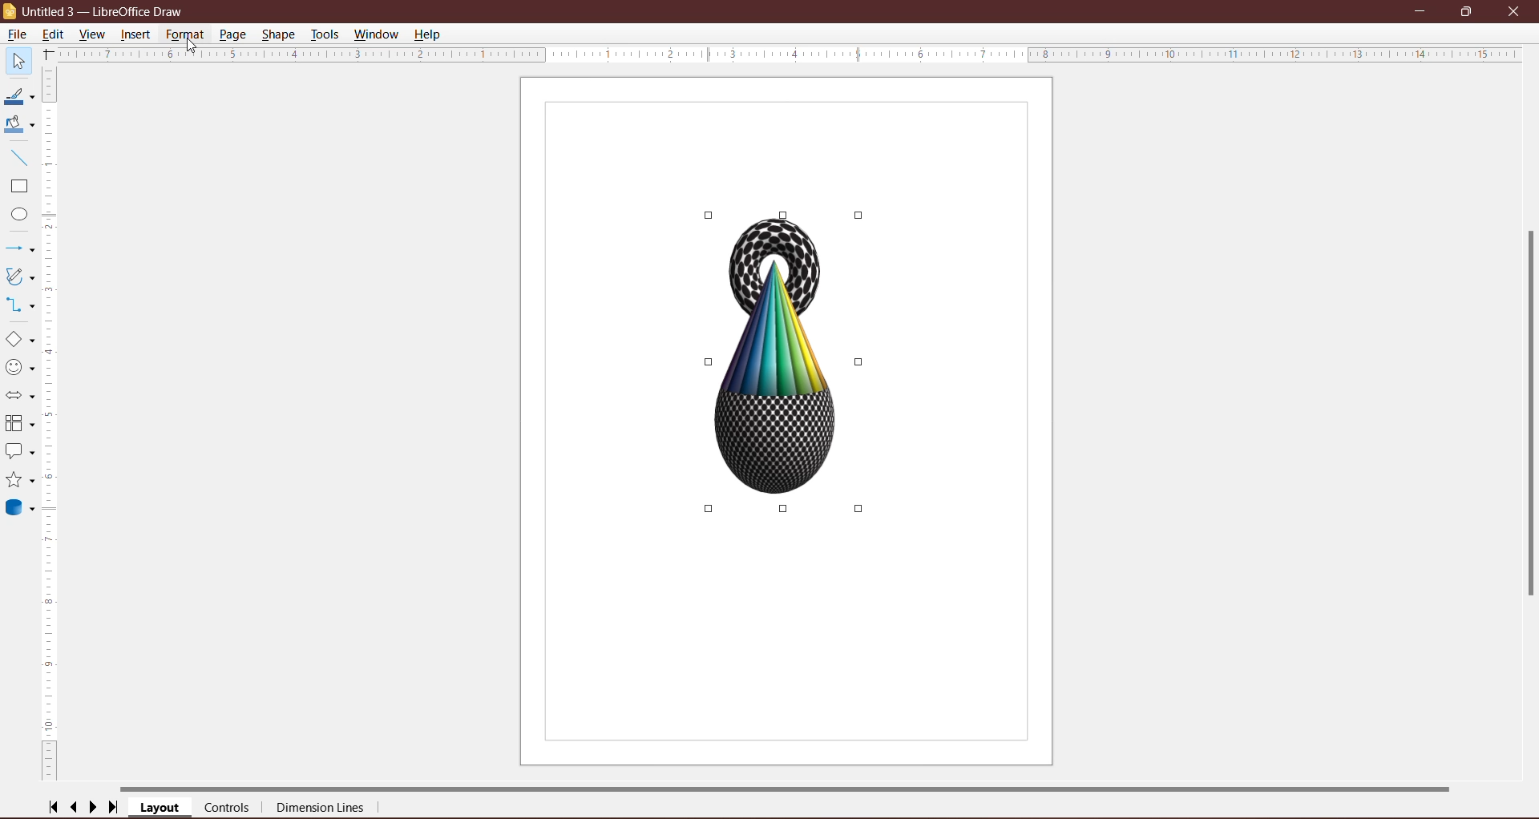 The height and width of the screenshot is (819, 1539). Describe the element at coordinates (93, 34) in the screenshot. I see `View` at that location.